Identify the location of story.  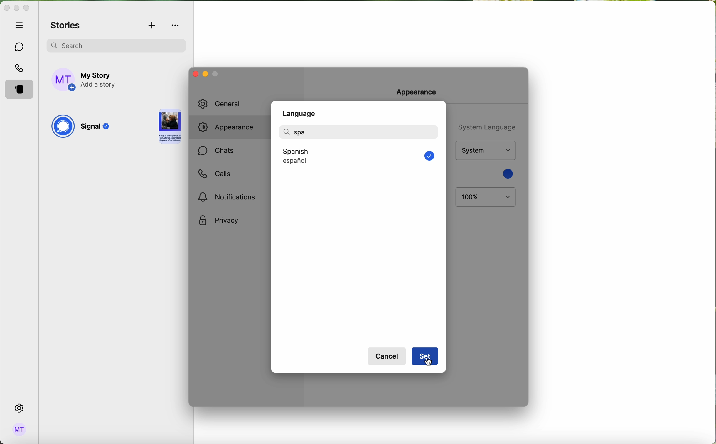
(170, 127).